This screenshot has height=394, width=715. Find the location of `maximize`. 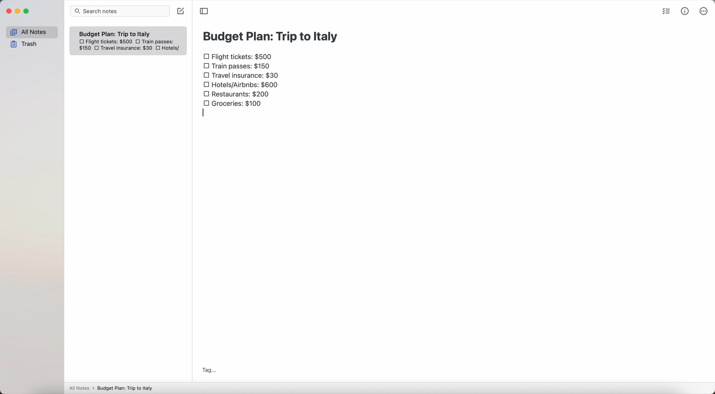

maximize is located at coordinates (28, 11).